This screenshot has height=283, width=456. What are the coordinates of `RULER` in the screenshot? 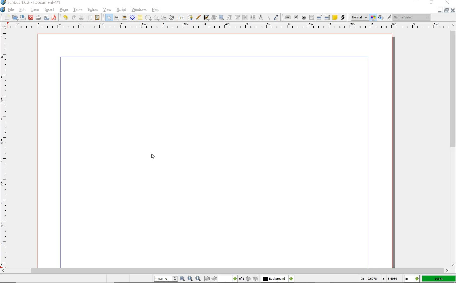 It's located at (5, 150).